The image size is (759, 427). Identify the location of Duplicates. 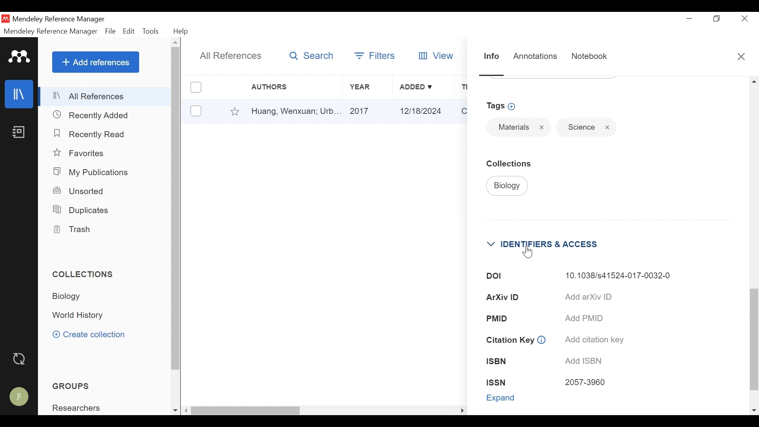
(82, 211).